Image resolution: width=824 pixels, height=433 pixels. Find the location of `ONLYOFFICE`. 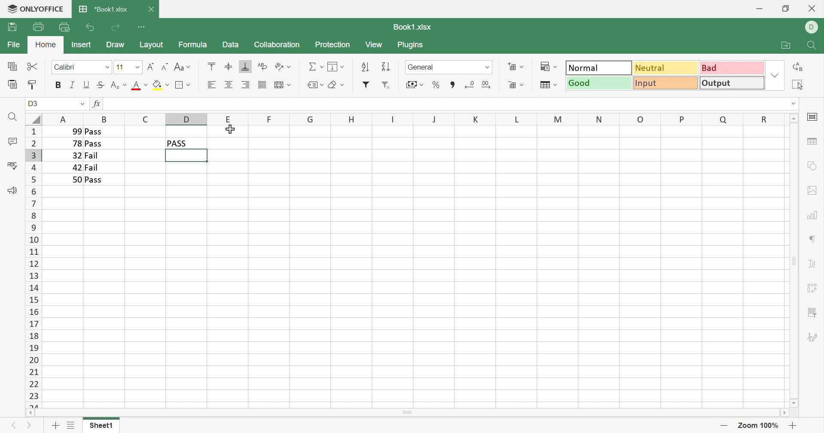

ONLYOFFICE is located at coordinates (44, 8).